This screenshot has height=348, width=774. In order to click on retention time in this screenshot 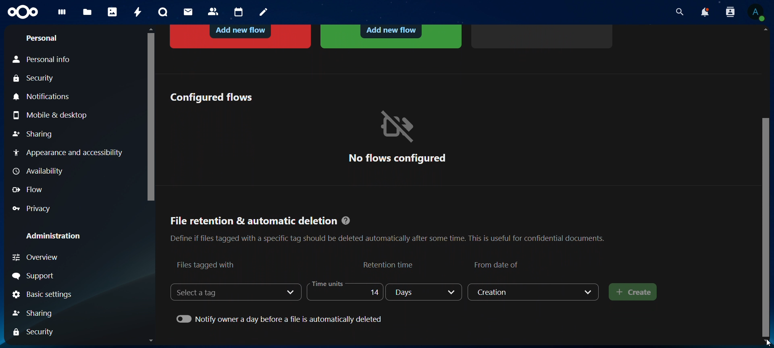, I will do `click(389, 265)`.